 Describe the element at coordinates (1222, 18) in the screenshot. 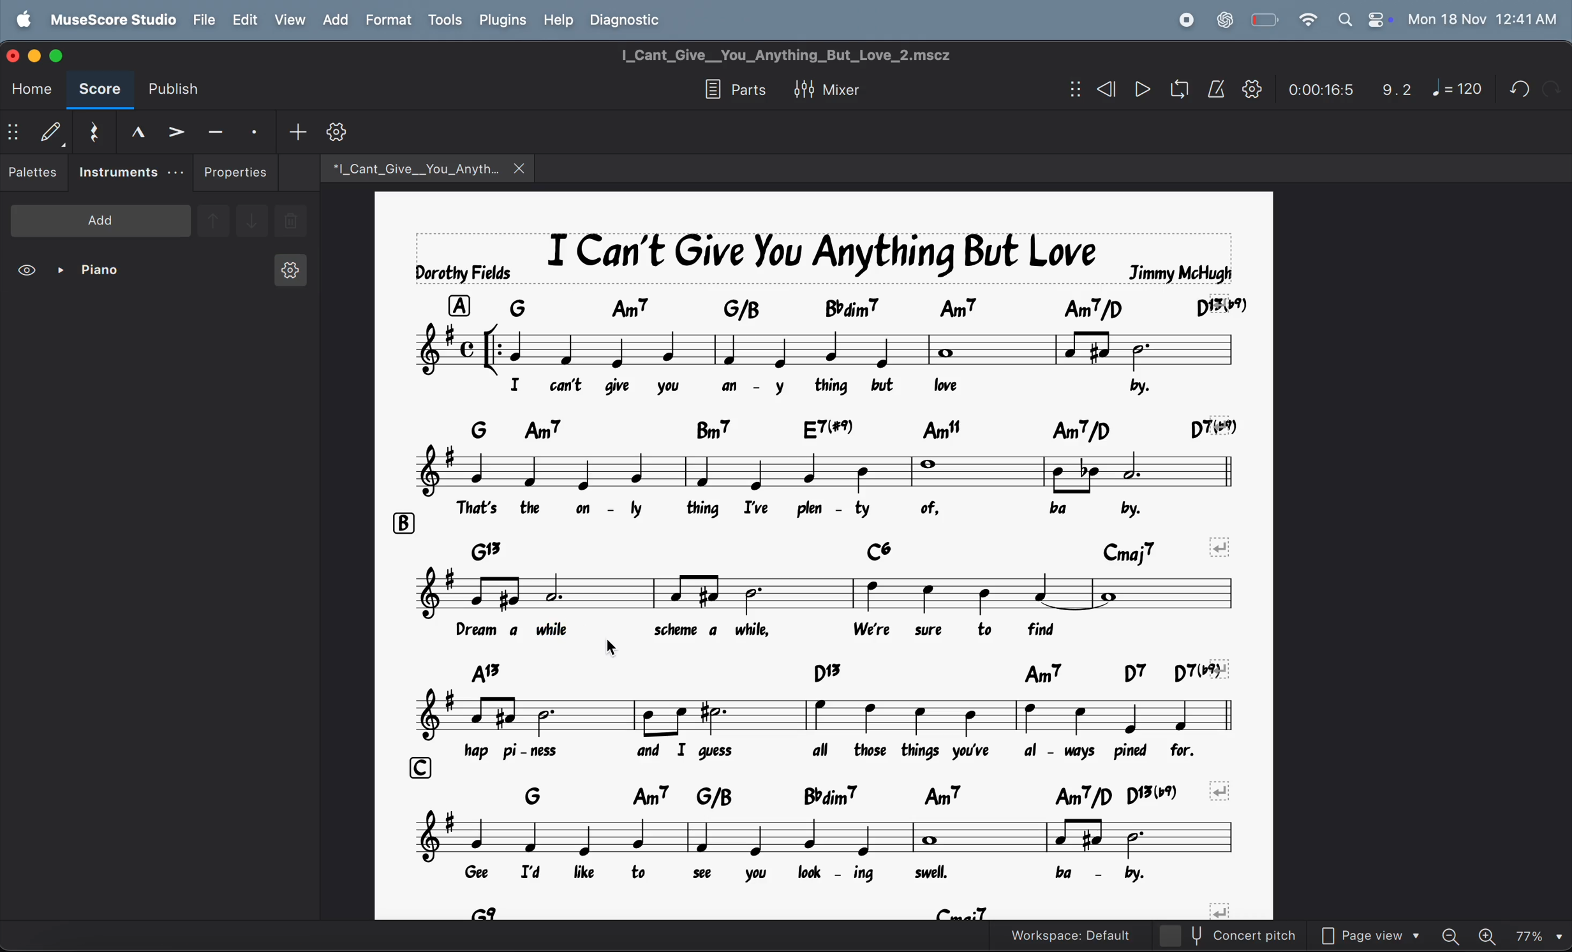

I see `chat gpt` at that location.